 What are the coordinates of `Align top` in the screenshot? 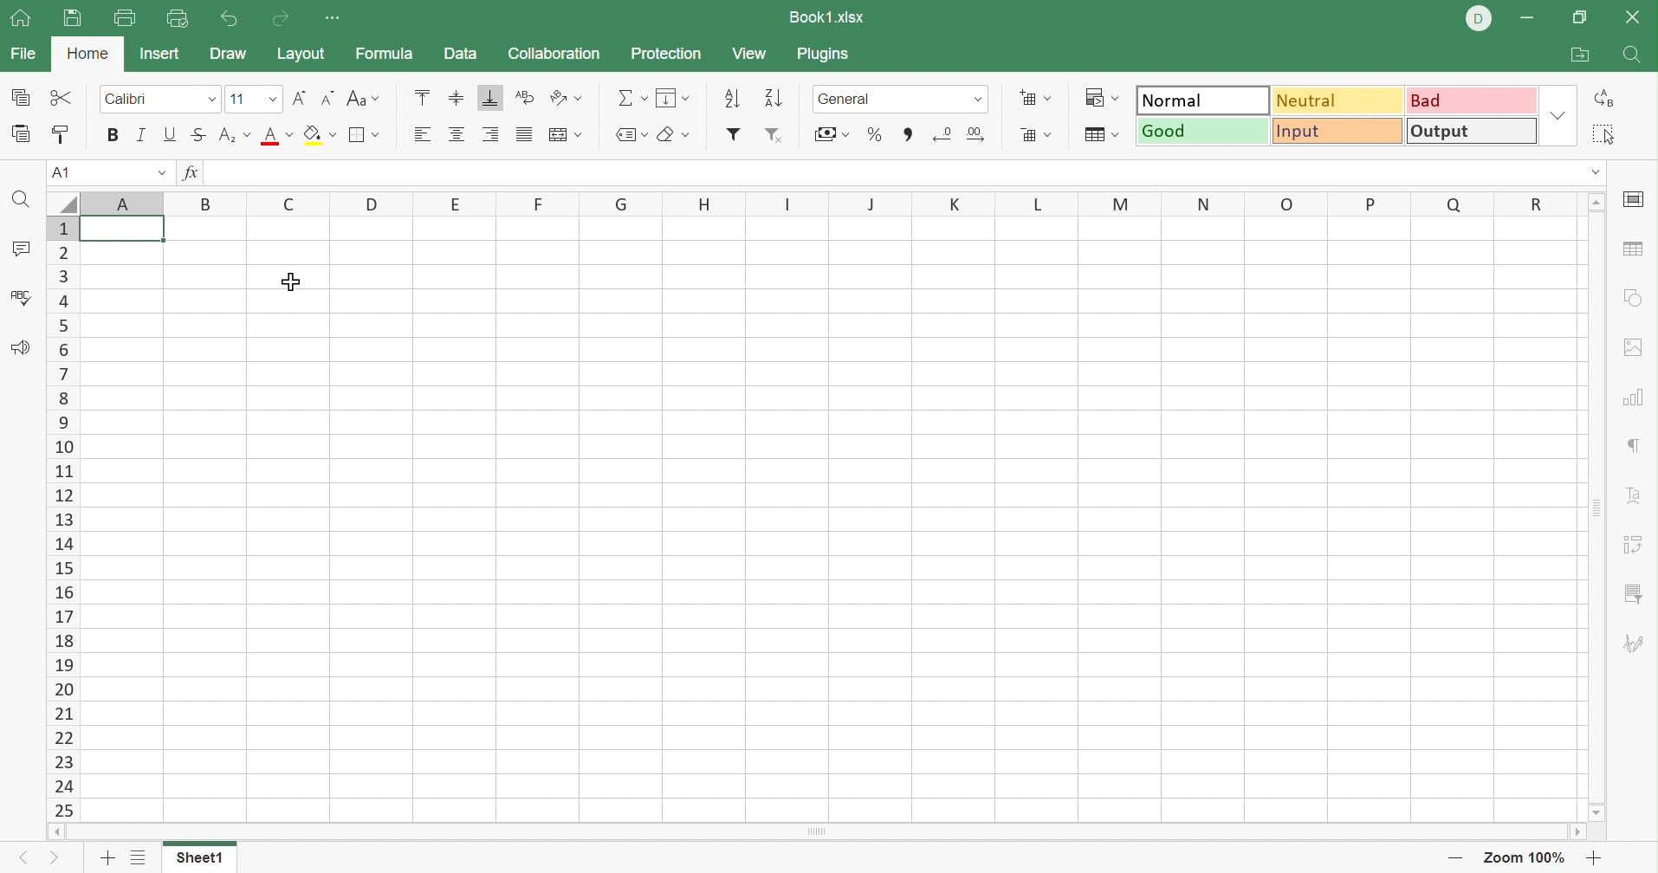 It's located at (423, 97).